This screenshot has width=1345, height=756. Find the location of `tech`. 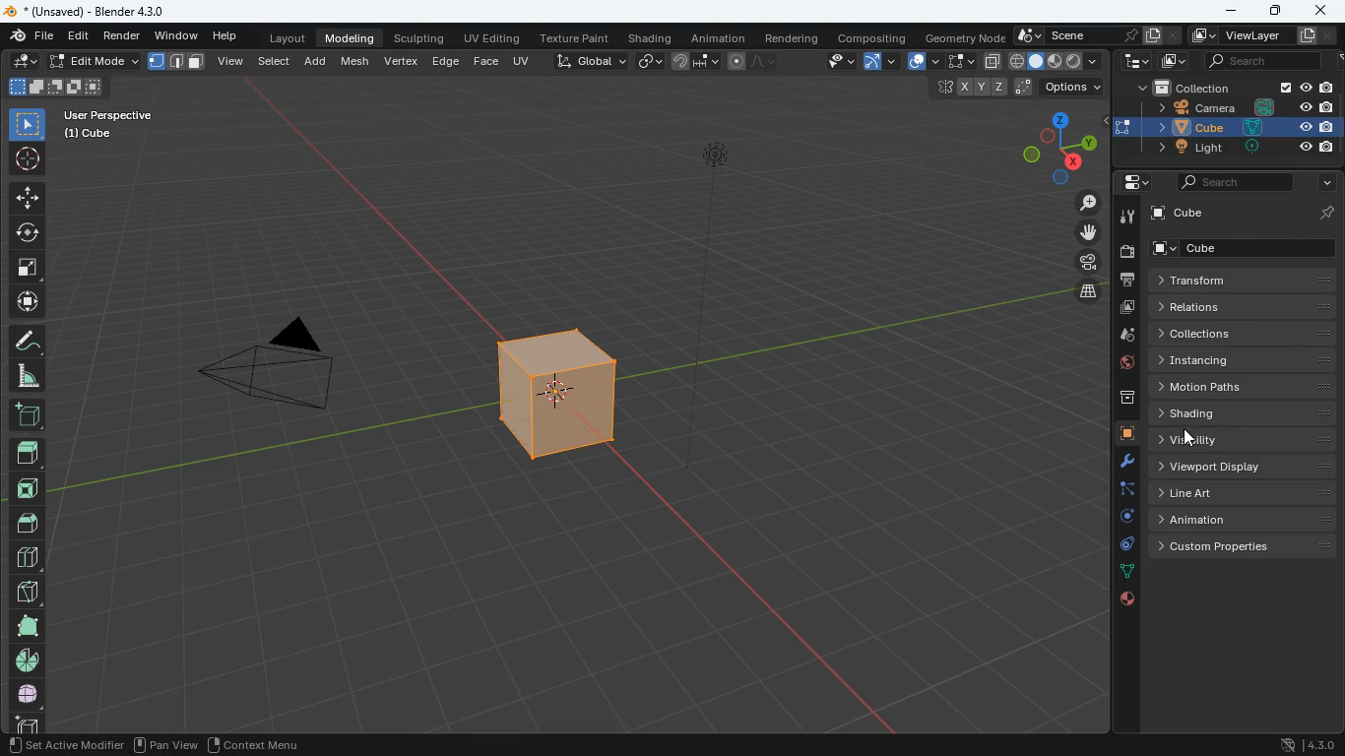

tech is located at coordinates (1135, 61).